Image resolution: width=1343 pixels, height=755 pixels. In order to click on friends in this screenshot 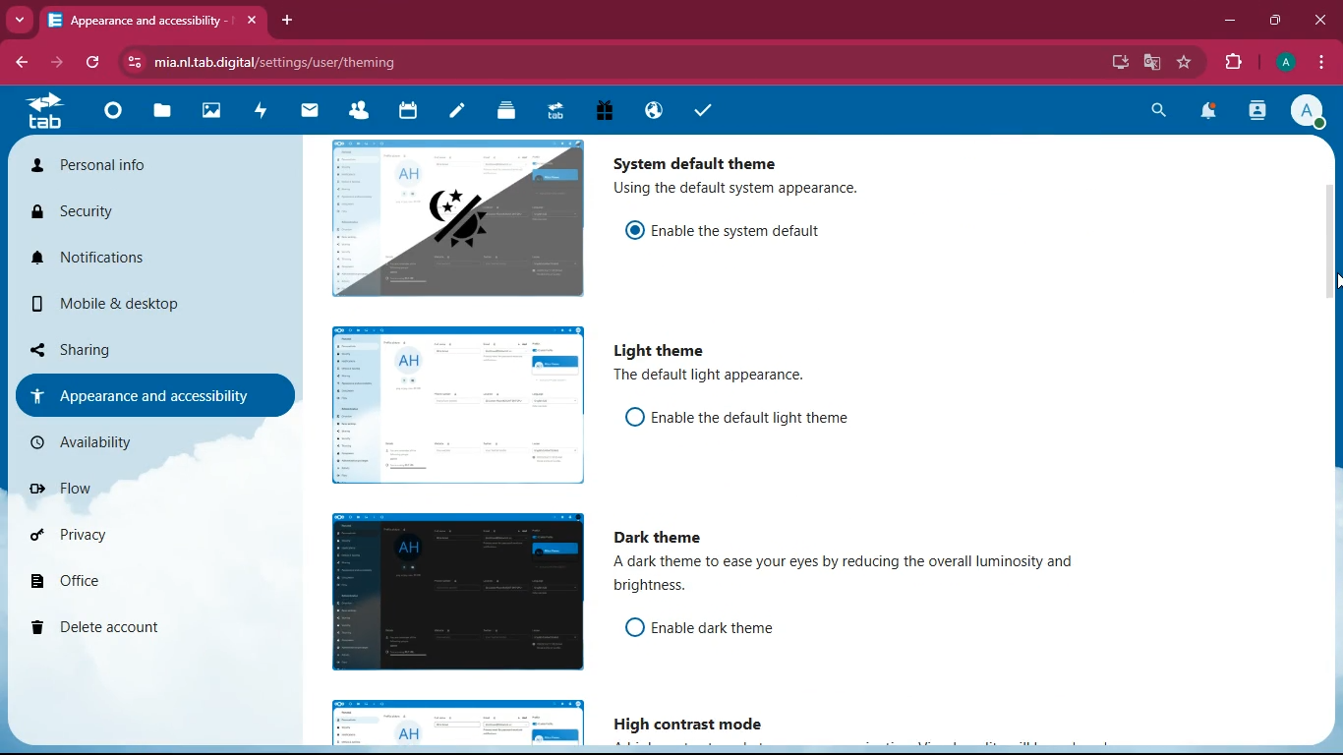, I will do `click(363, 112)`.